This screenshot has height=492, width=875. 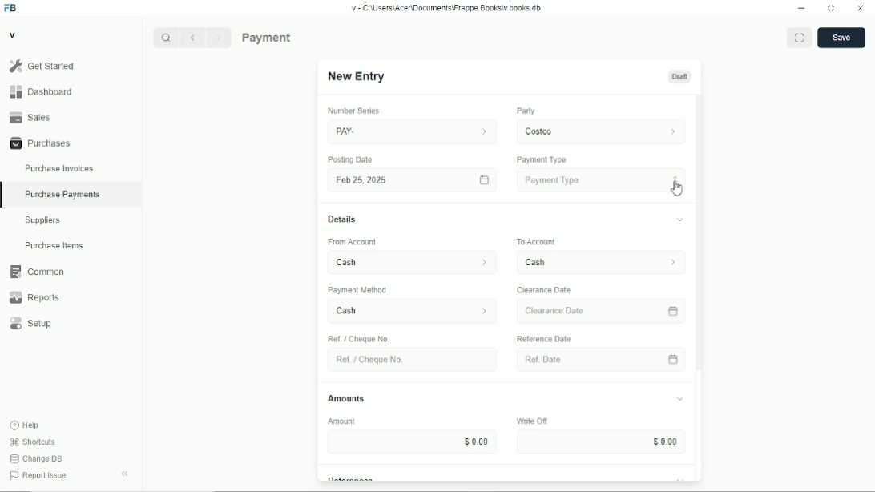 I want to click on Change dimension, so click(x=831, y=8).